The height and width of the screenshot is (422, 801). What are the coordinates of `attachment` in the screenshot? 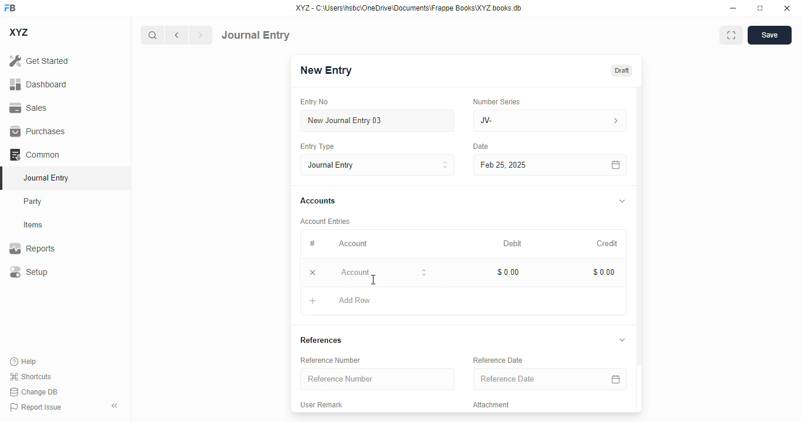 It's located at (491, 404).